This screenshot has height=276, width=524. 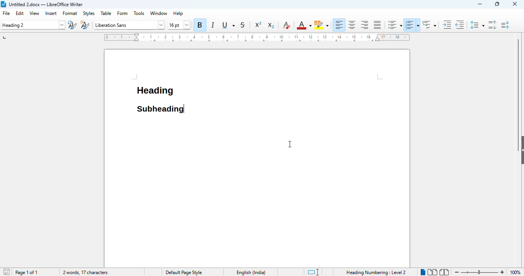 I want to click on multi-page view, so click(x=432, y=272).